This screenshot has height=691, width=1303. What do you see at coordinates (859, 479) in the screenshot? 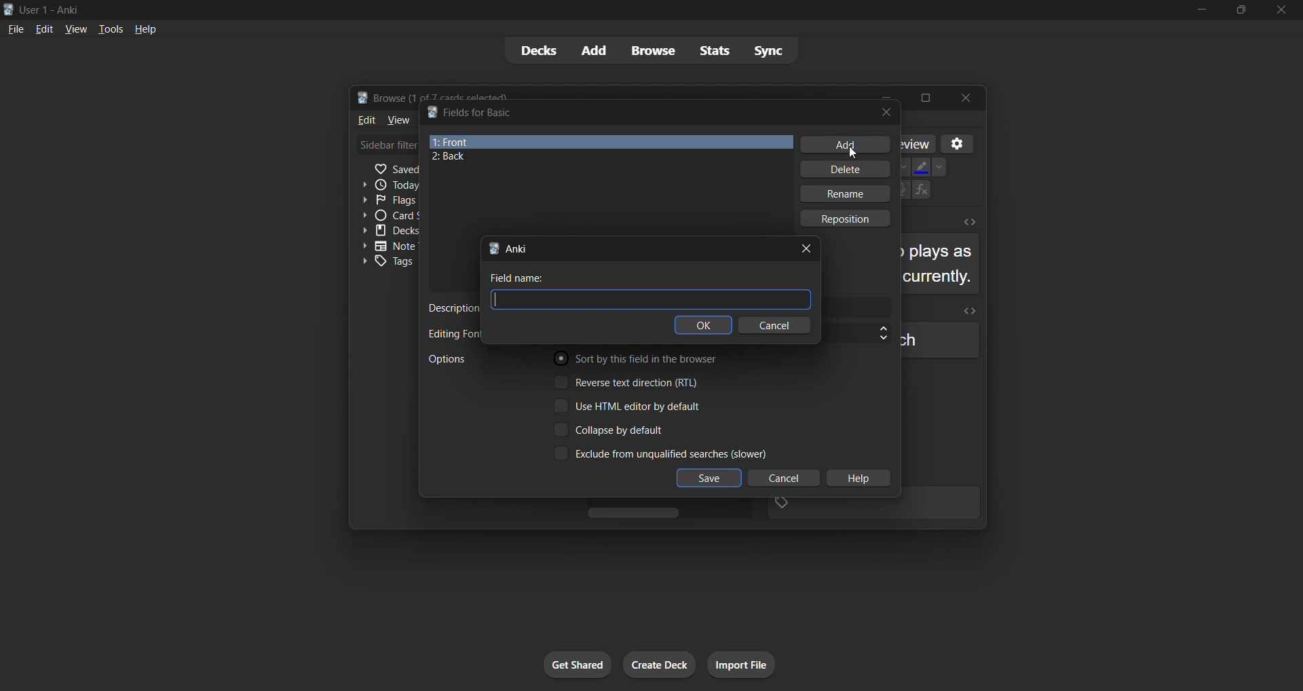
I see `help` at bounding box center [859, 479].